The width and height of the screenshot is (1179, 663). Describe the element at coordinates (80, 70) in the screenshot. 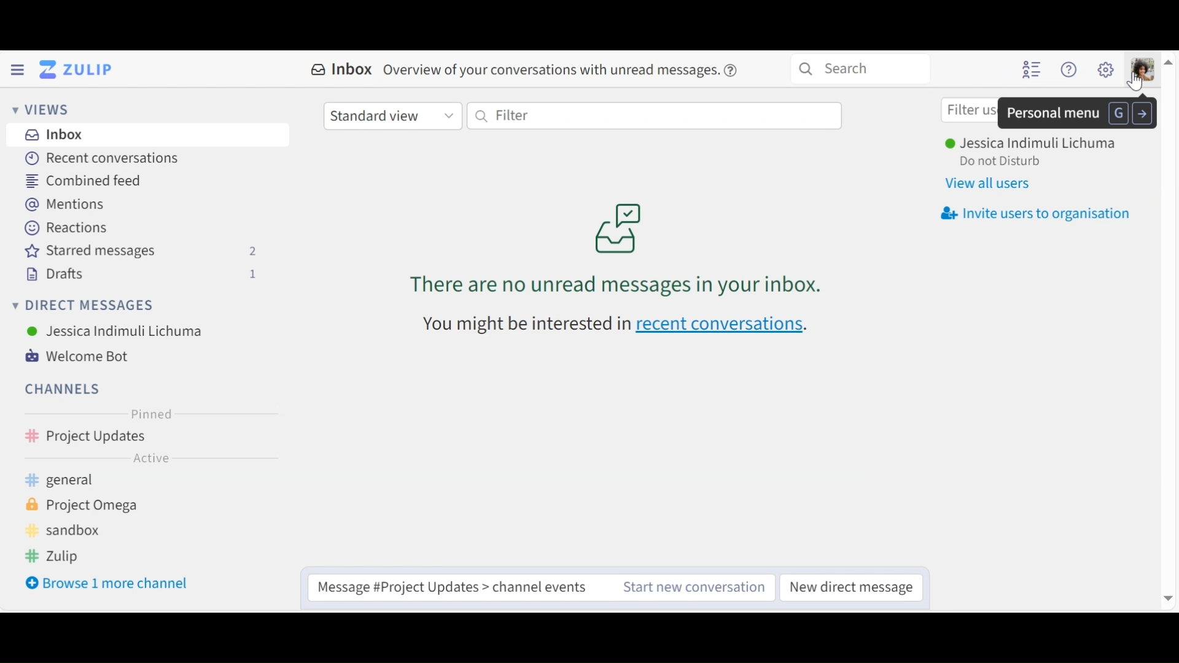

I see `Go to Home View (Inbox)` at that location.